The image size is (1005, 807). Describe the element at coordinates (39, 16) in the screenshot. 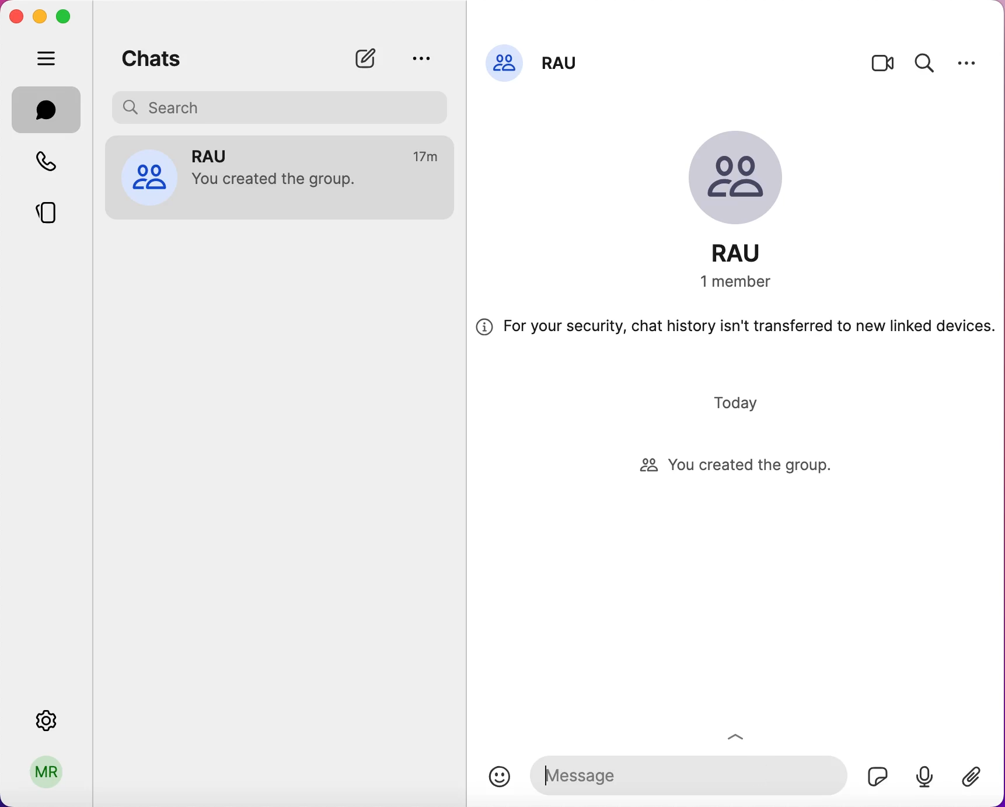

I see `minimize` at that location.